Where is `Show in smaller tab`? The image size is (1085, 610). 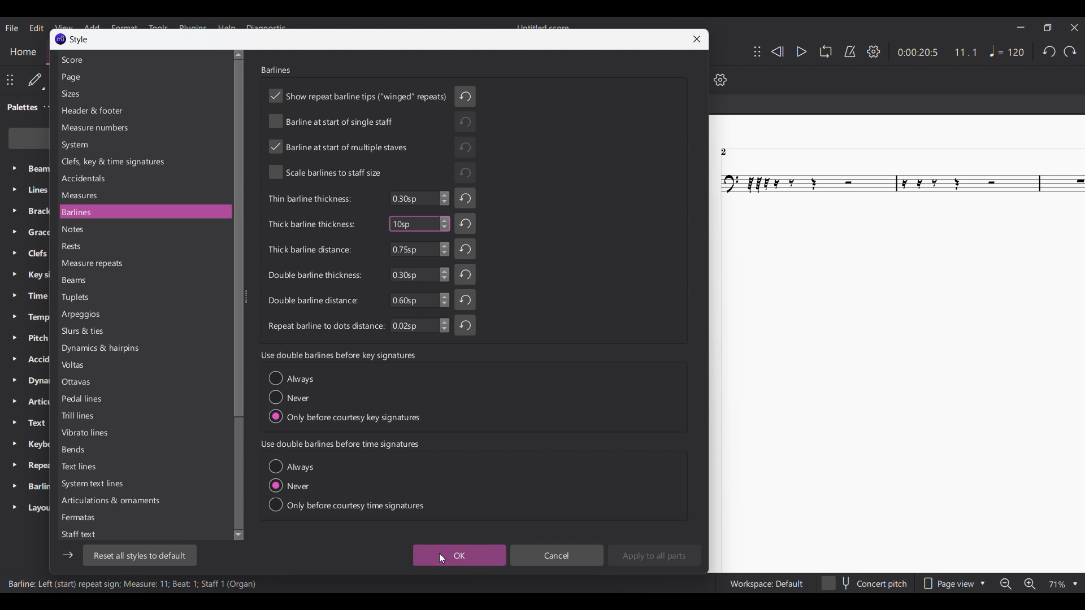 Show in smaller tab is located at coordinates (1048, 27).